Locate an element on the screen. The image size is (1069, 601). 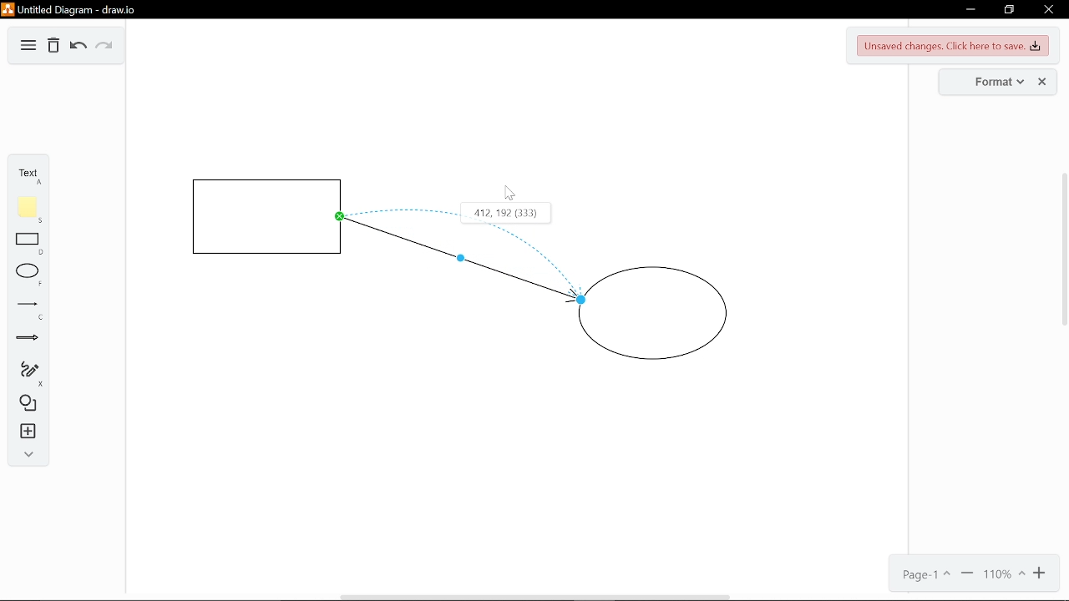
Close is located at coordinates (1050, 8).